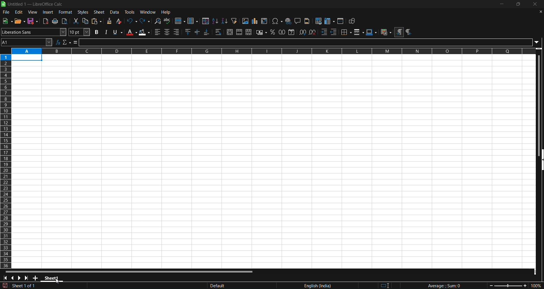 This screenshot has height=289, width=544. Describe the element at coordinates (439, 286) in the screenshot. I see `formula` at that location.